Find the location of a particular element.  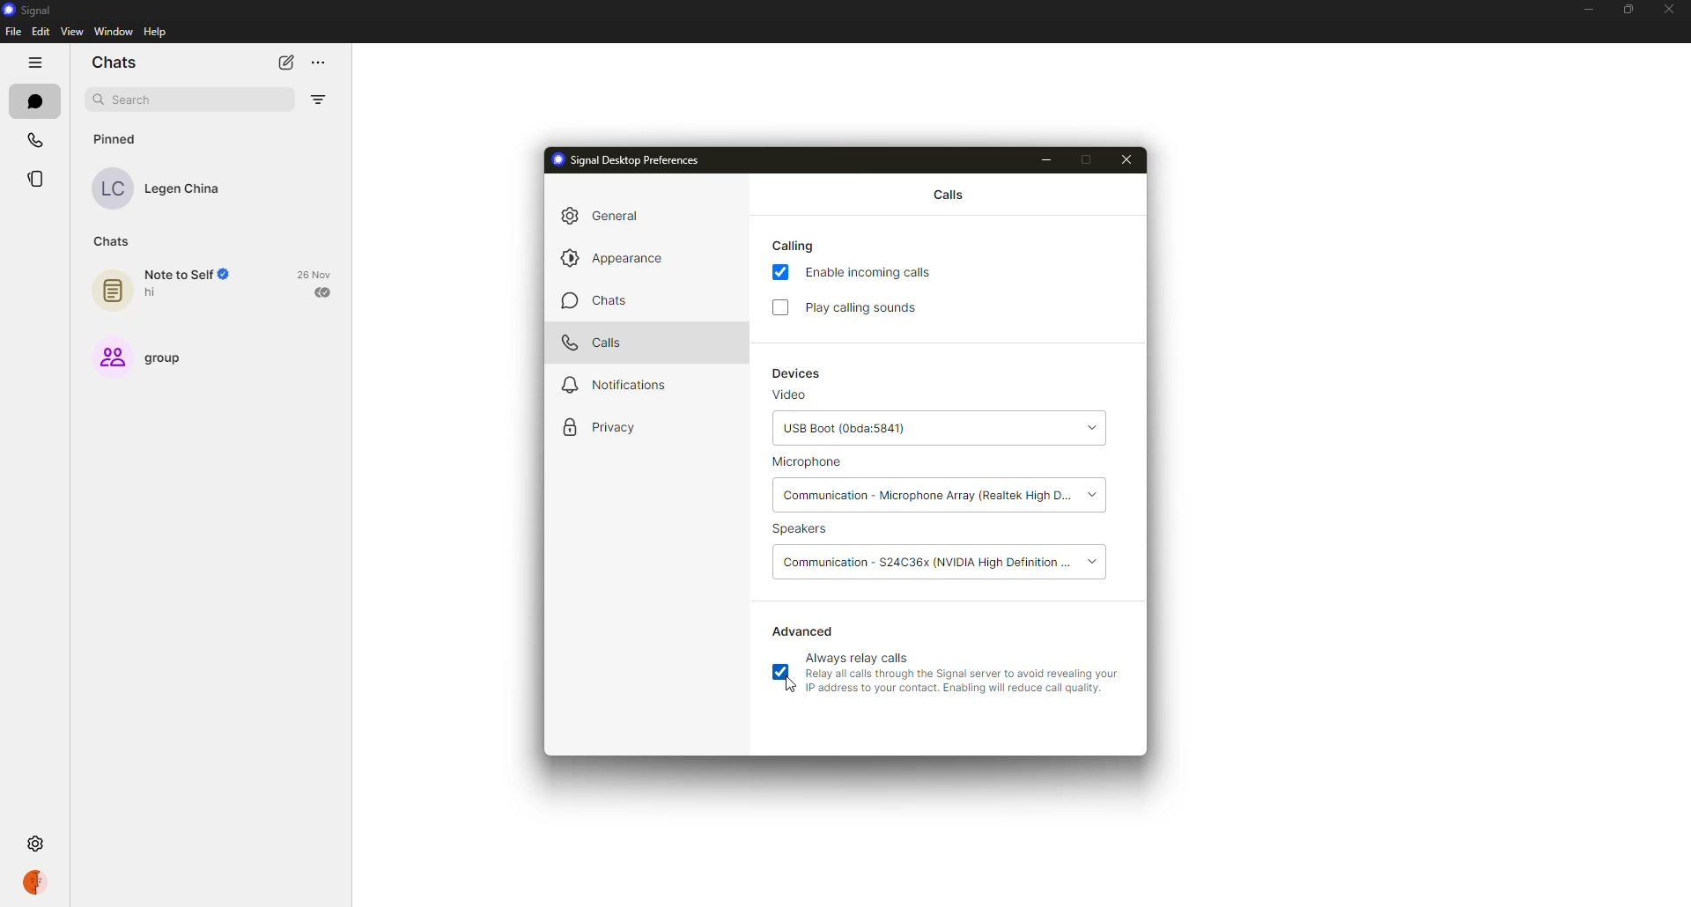

hide tabs is located at coordinates (34, 63).